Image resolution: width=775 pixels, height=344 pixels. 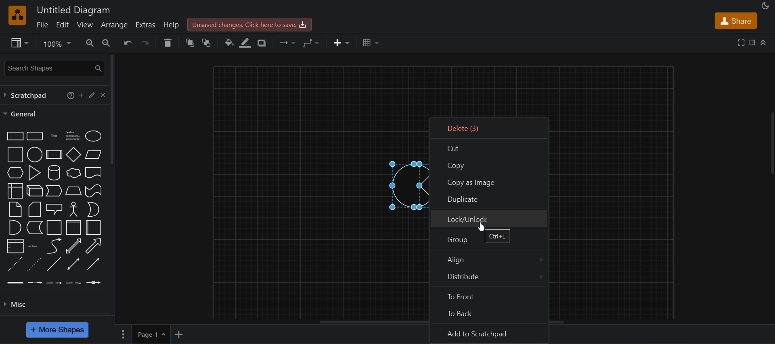 I want to click on fullscreen, so click(x=741, y=42).